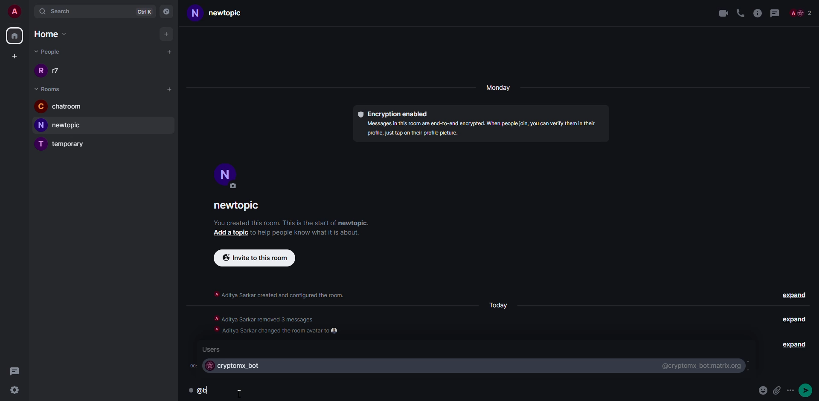 The image size is (819, 401). Describe the element at coordinates (791, 390) in the screenshot. I see `more` at that location.